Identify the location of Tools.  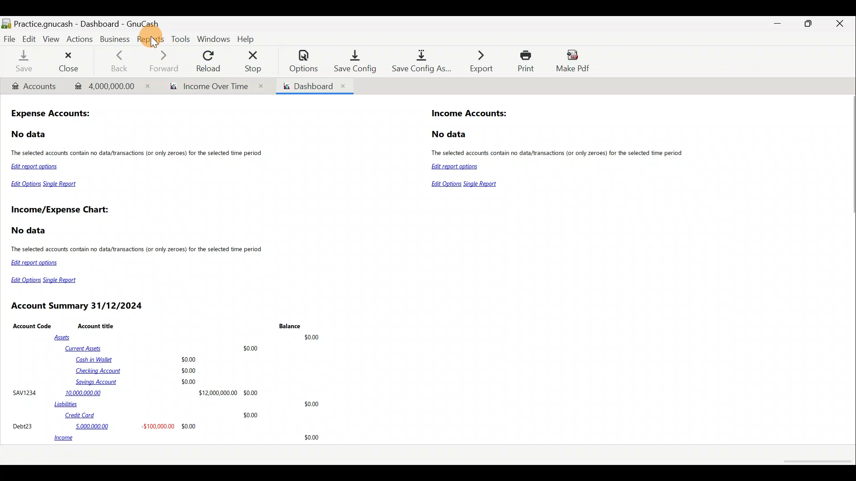
(181, 39).